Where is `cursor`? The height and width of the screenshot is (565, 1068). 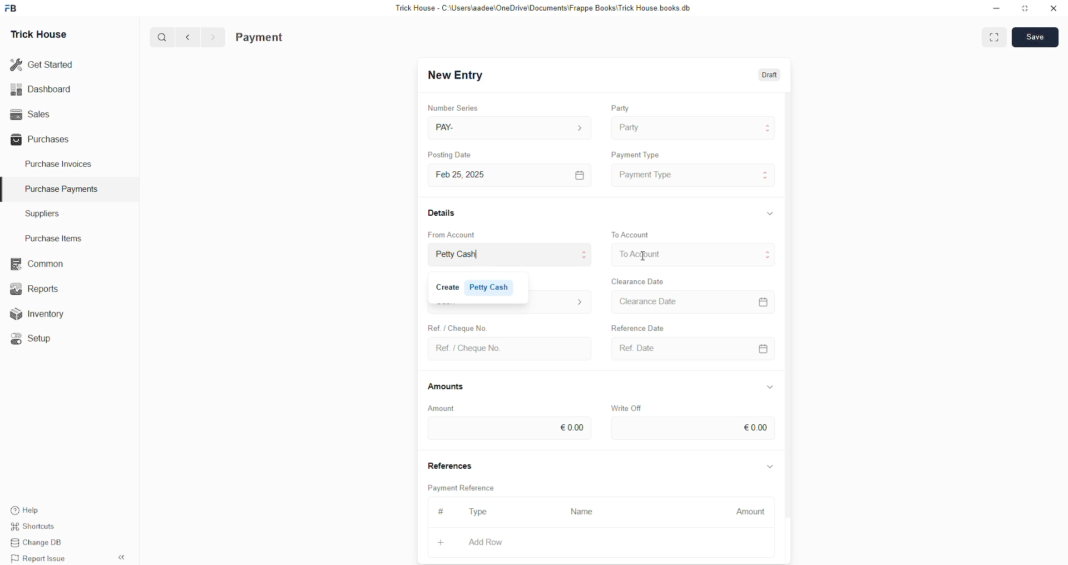 cursor is located at coordinates (648, 257).